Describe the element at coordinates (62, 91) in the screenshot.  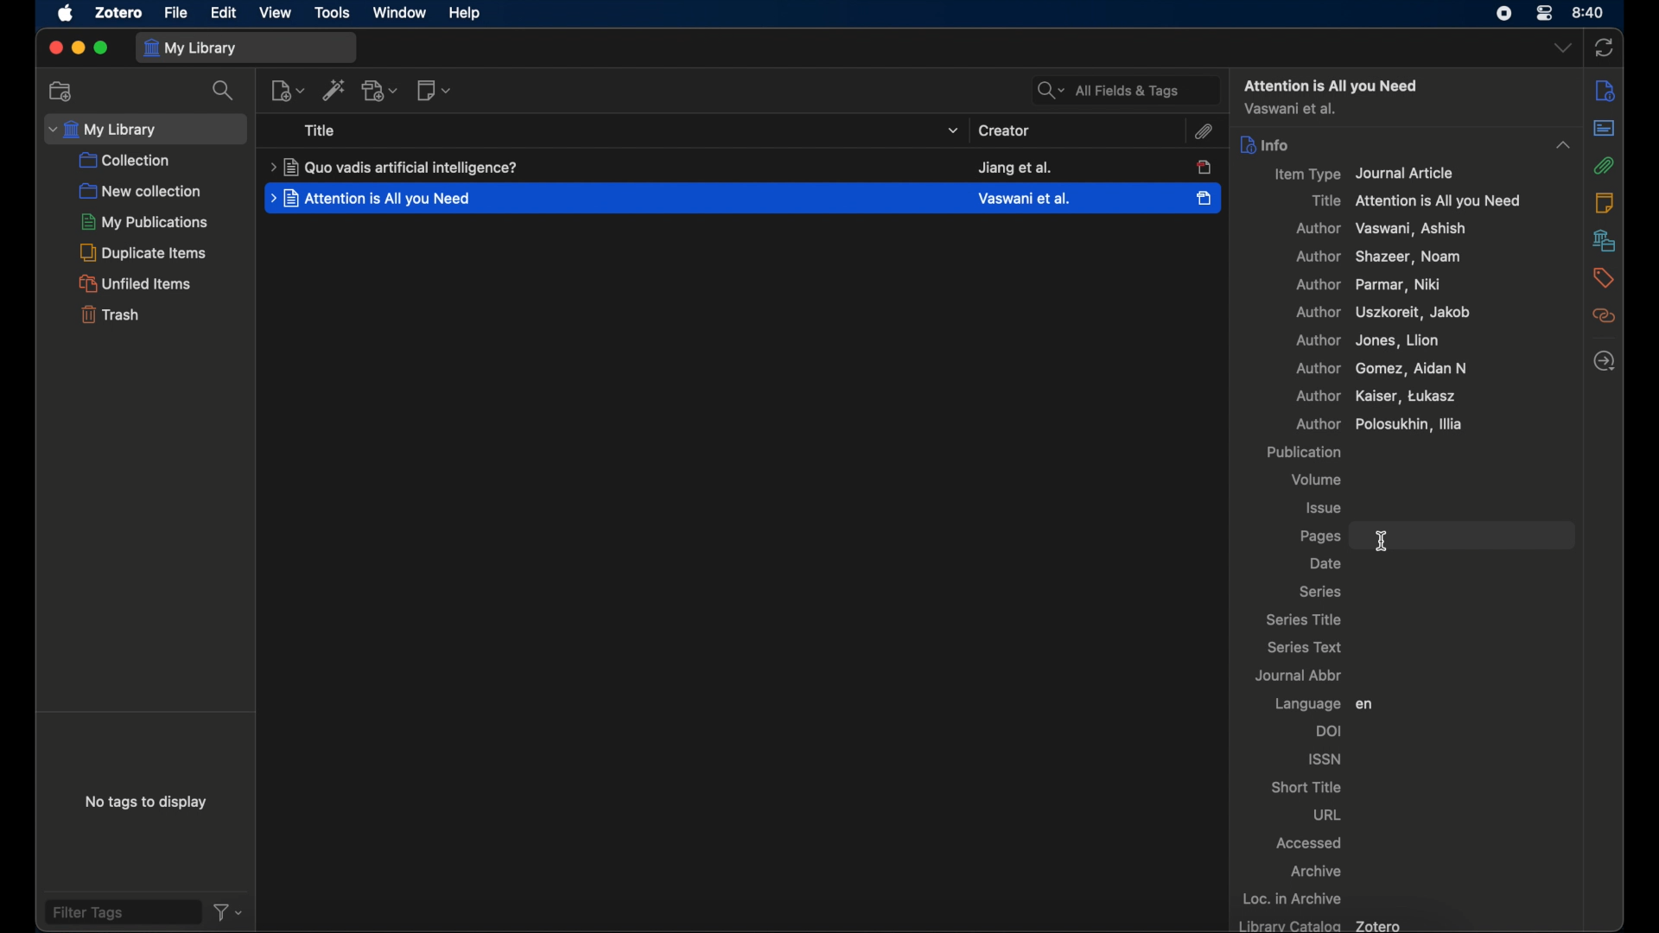
I see `new collections` at that location.